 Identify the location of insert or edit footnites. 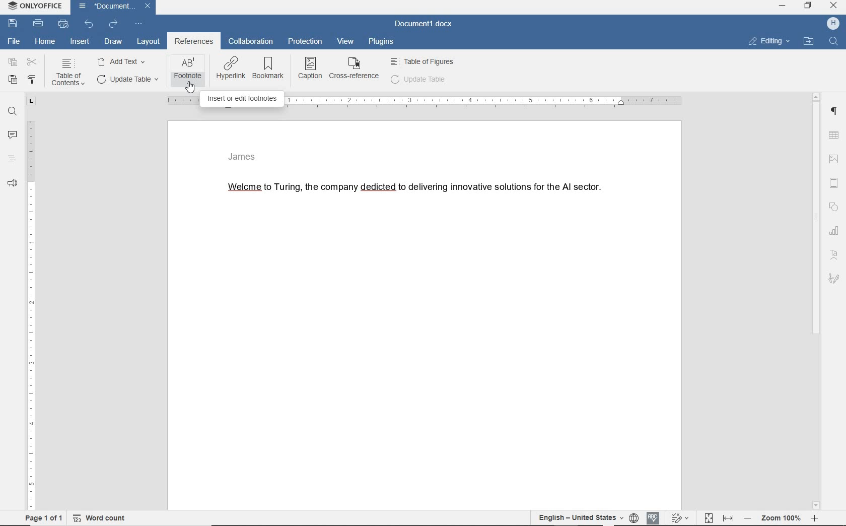
(241, 98).